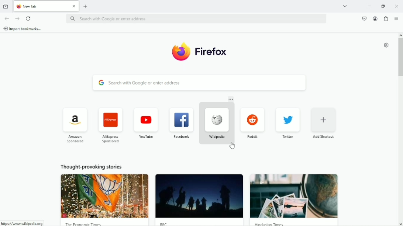 The height and width of the screenshot is (226, 403). What do you see at coordinates (180, 51) in the screenshot?
I see `Logo` at bounding box center [180, 51].